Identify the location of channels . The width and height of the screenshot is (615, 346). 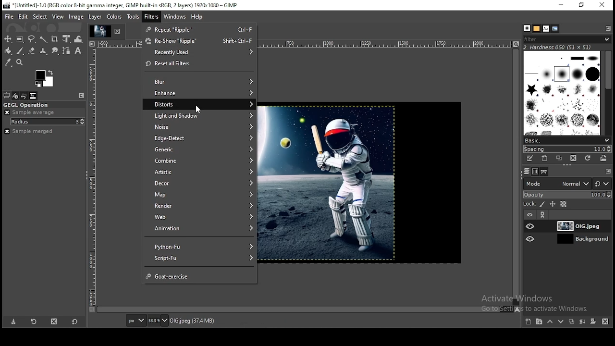
(536, 172).